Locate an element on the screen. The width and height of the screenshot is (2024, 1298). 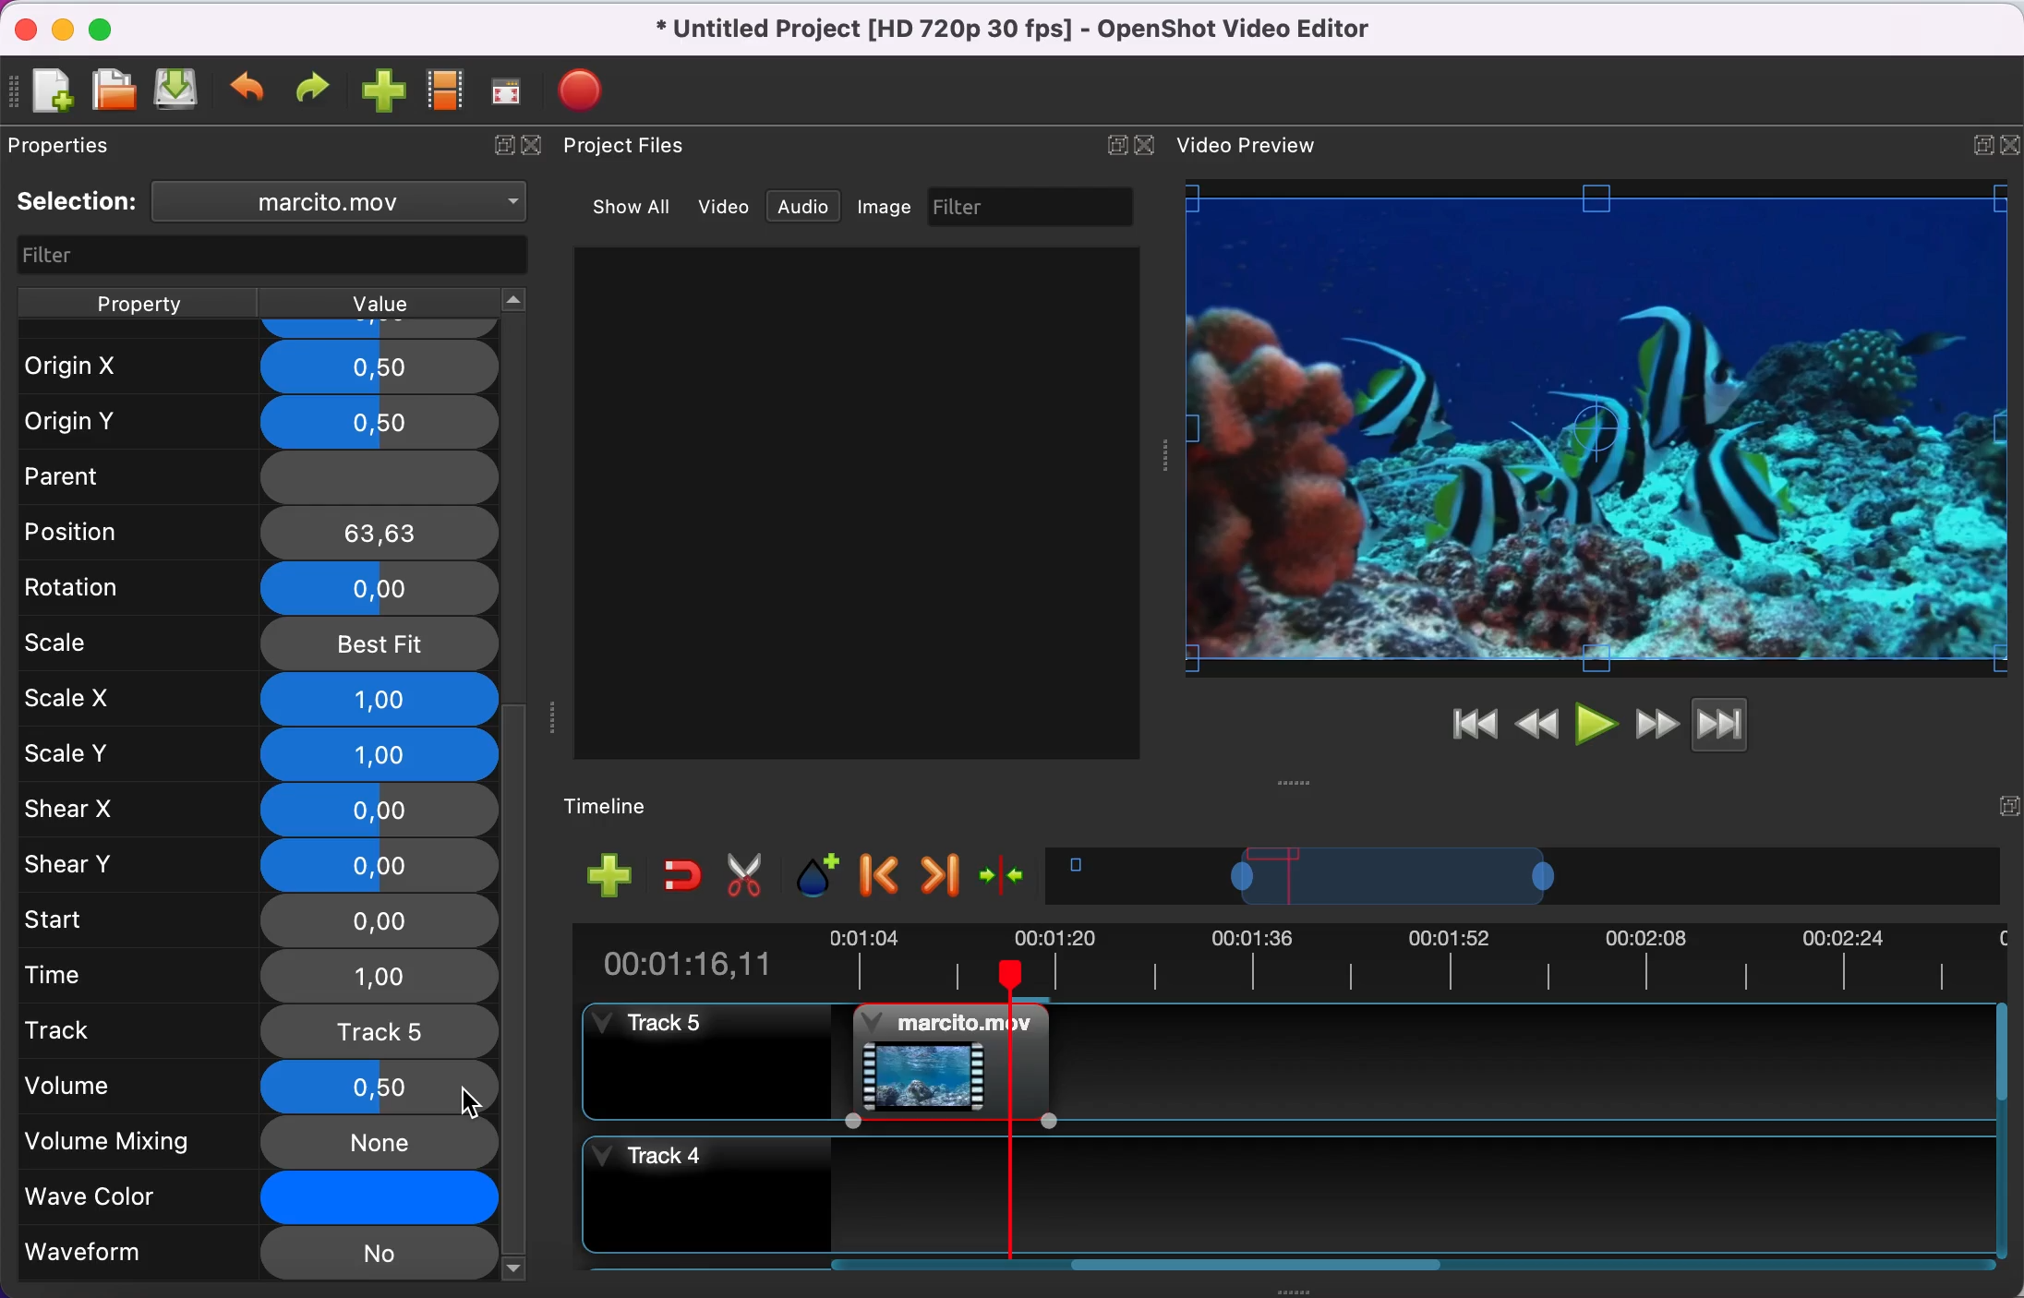
vertical scroll bar is located at coordinates (519, 992).